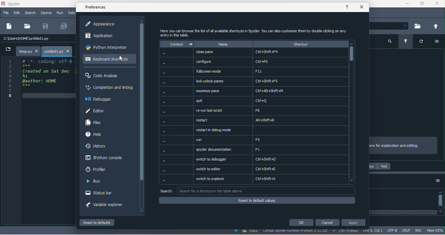 The height and width of the screenshot is (235, 445). I want to click on run, so click(97, 182).